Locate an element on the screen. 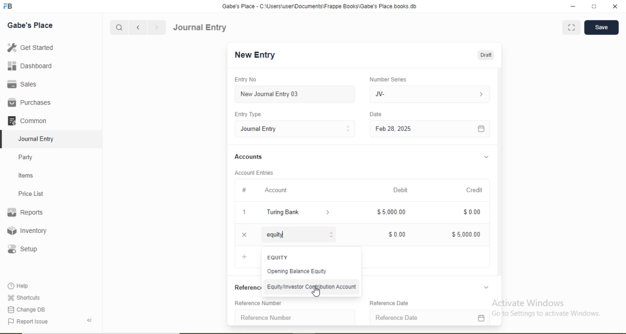  Change DB is located at coordinates (25, 310).